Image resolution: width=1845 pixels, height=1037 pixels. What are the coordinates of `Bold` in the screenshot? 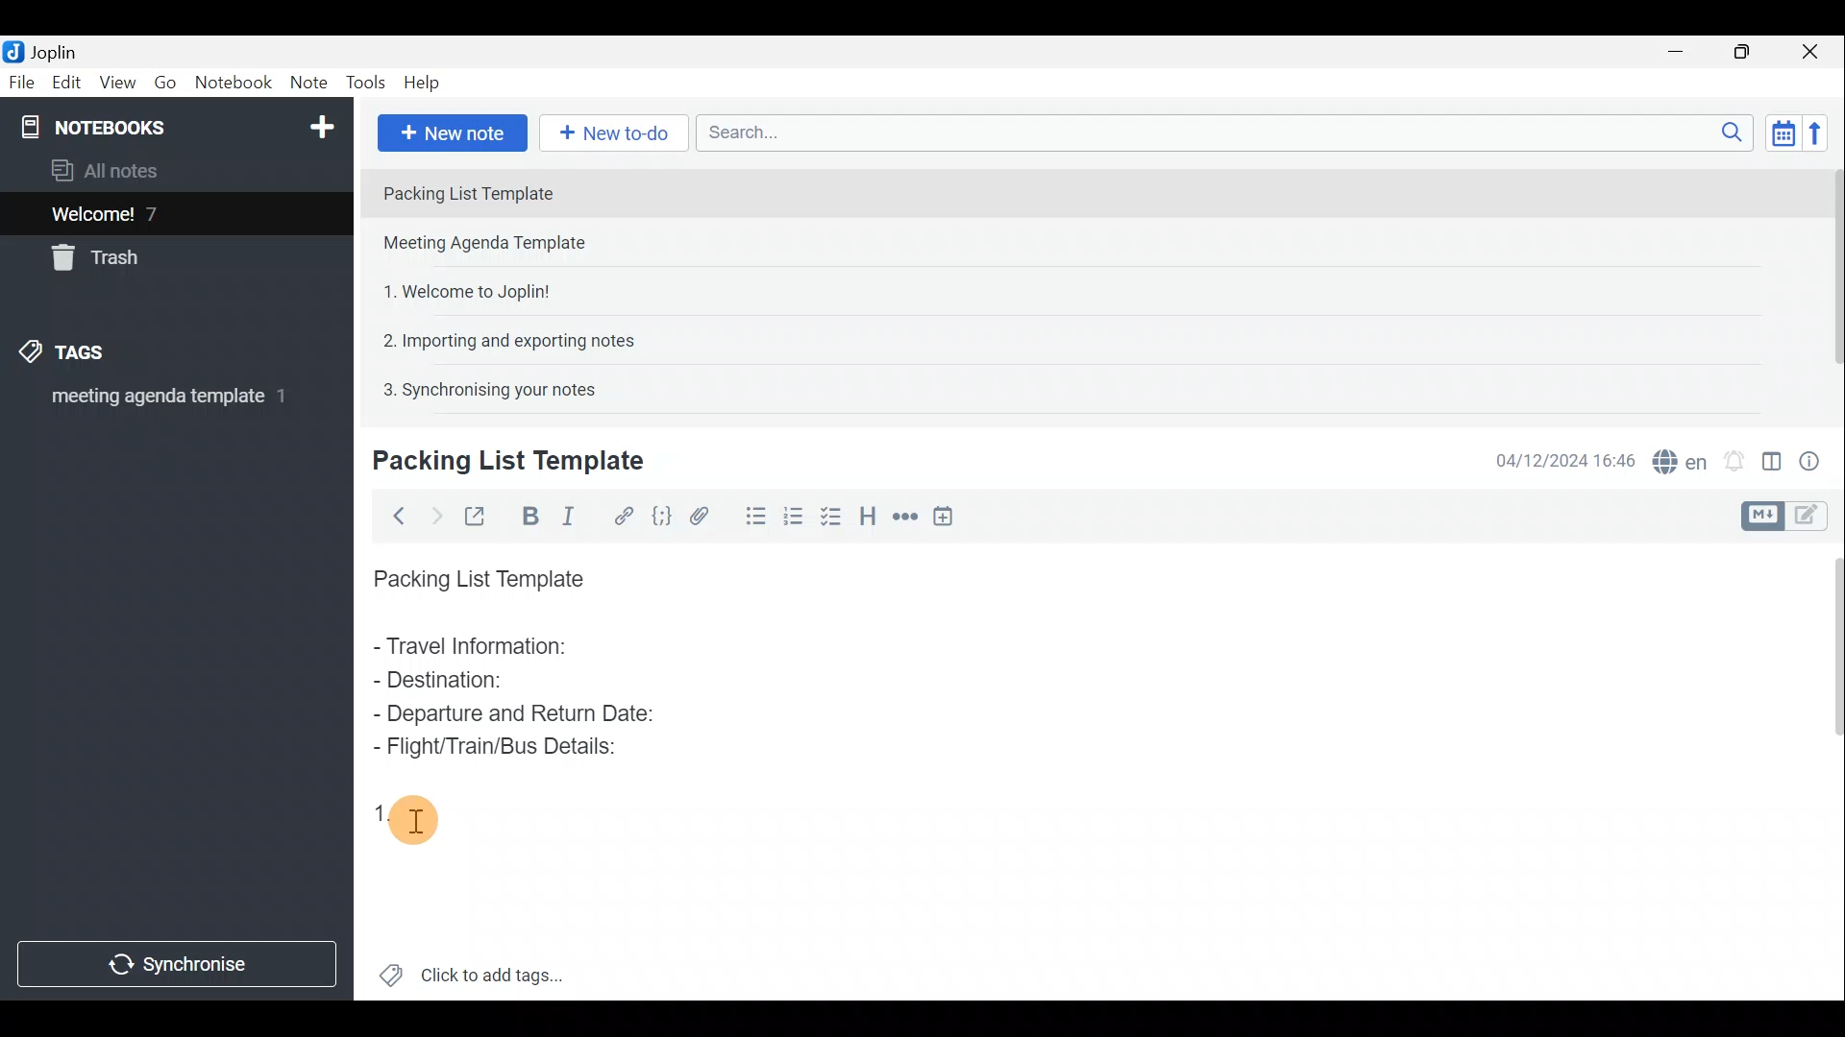 It's located at (528, 515).